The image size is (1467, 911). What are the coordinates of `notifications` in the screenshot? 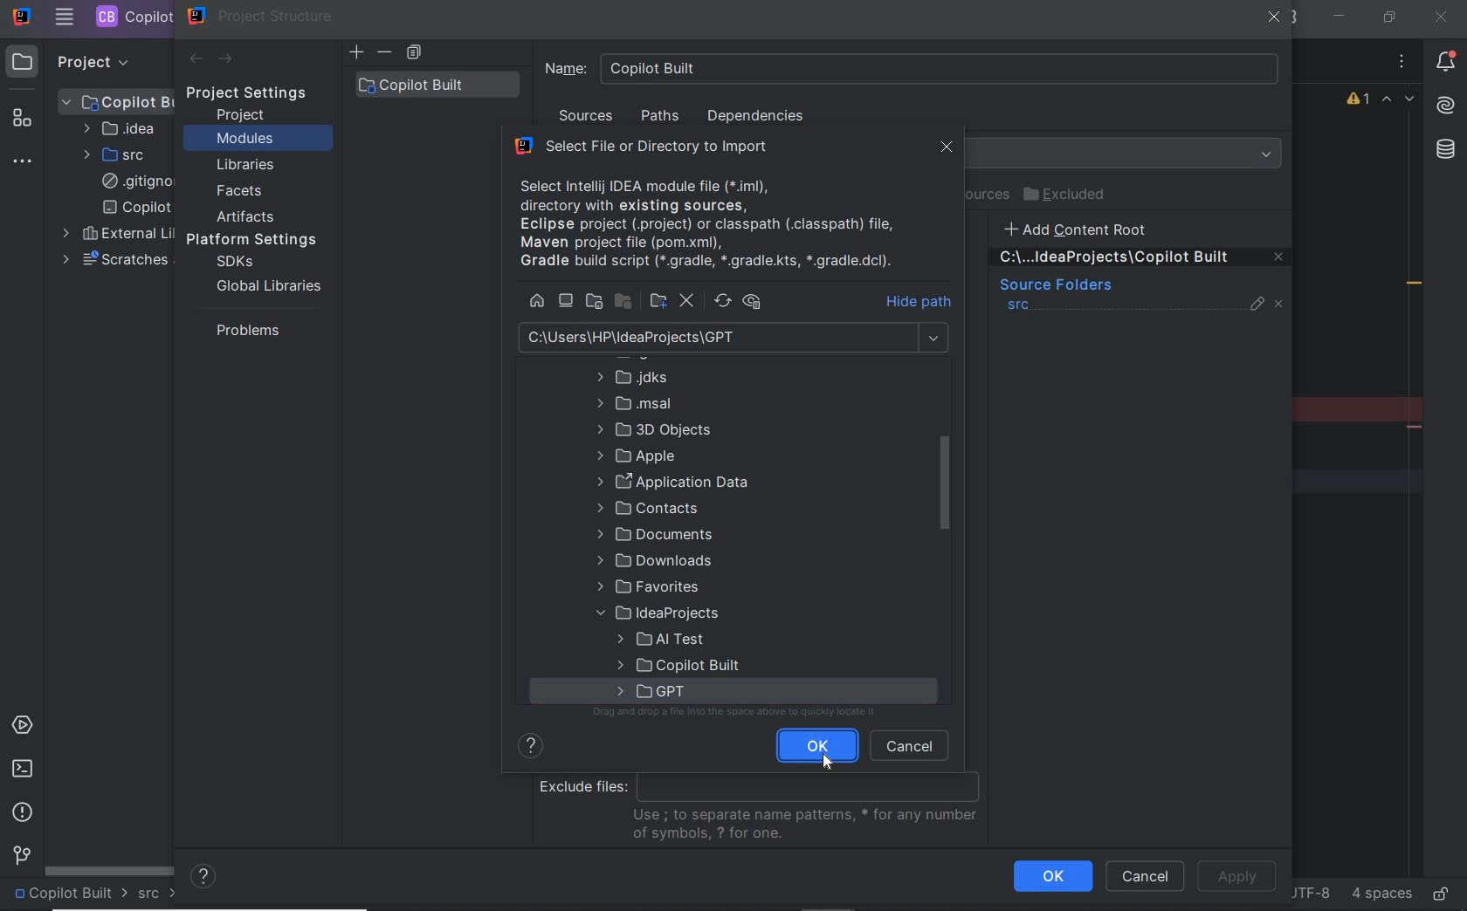 It's located at (1446, 64).